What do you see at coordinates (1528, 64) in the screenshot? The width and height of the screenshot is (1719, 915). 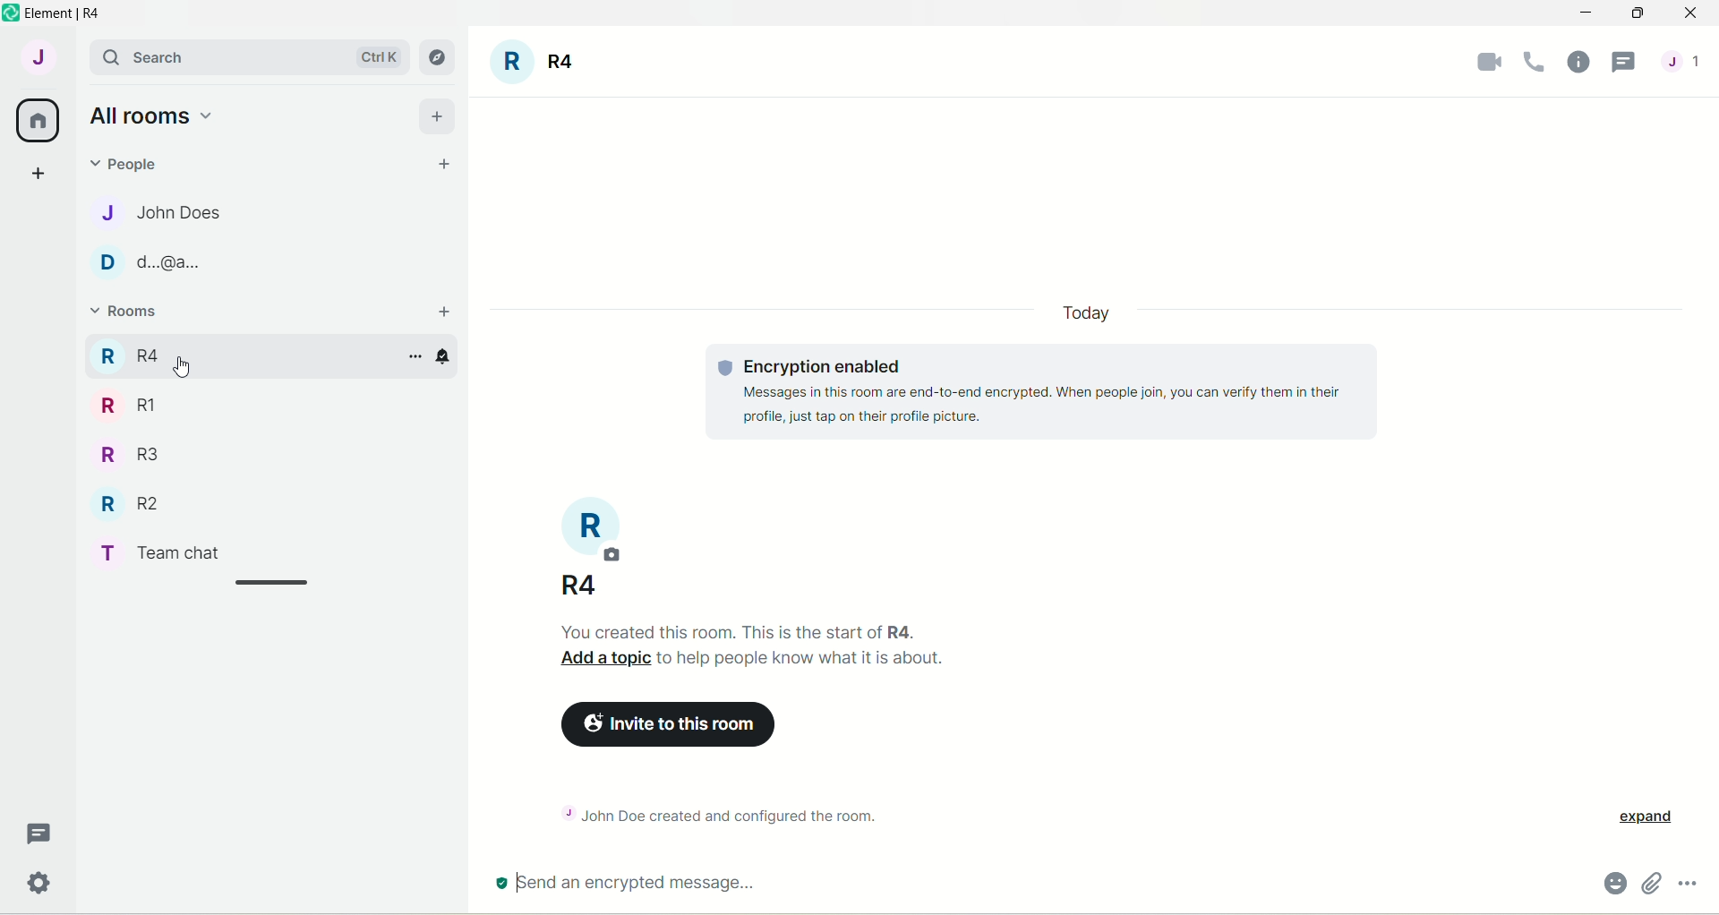 I see `voice call` at bounding box center [1528, 64].